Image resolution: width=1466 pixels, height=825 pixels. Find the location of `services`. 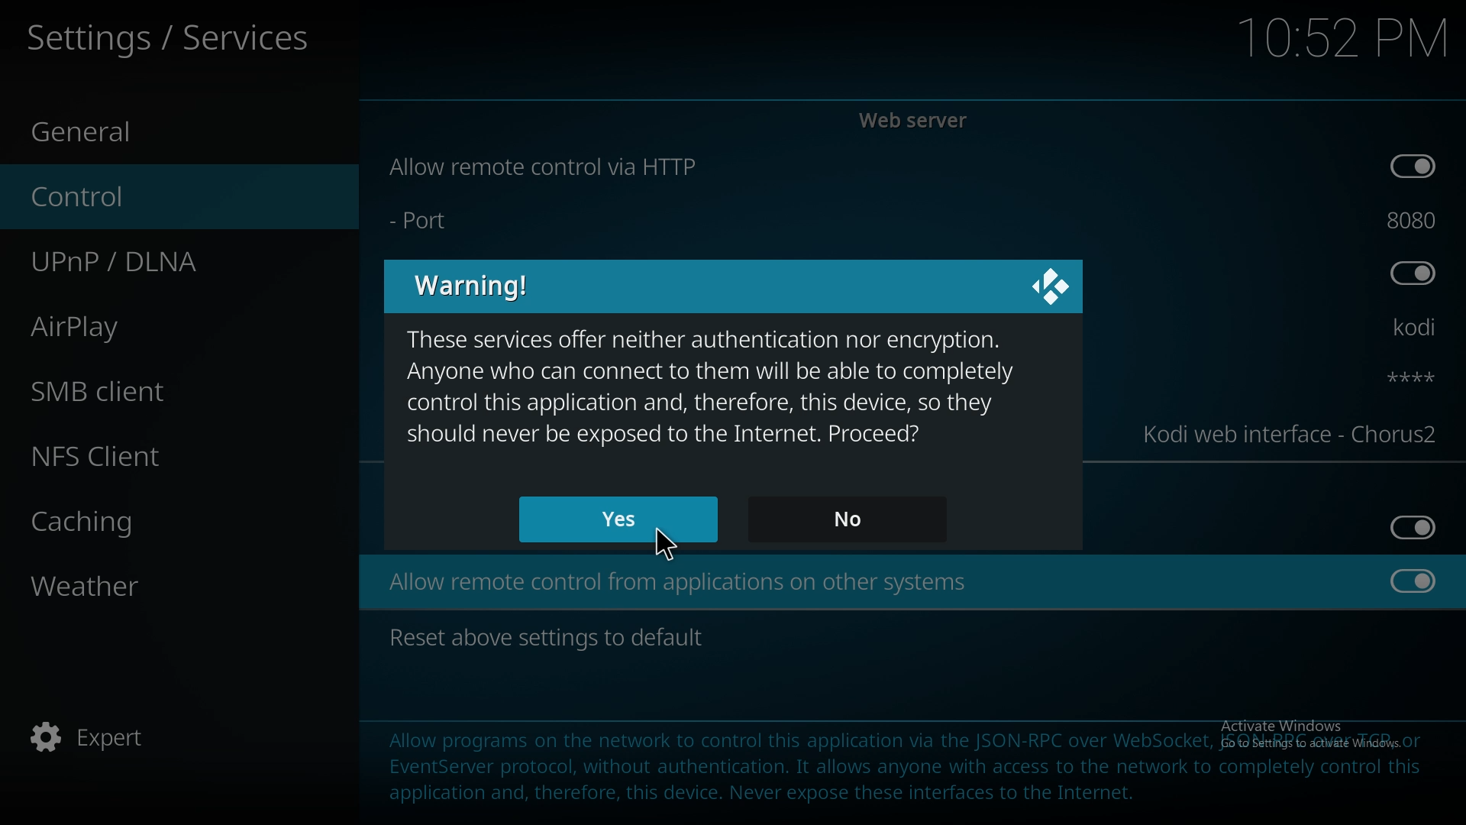

services is located at coordinates (170, 34).